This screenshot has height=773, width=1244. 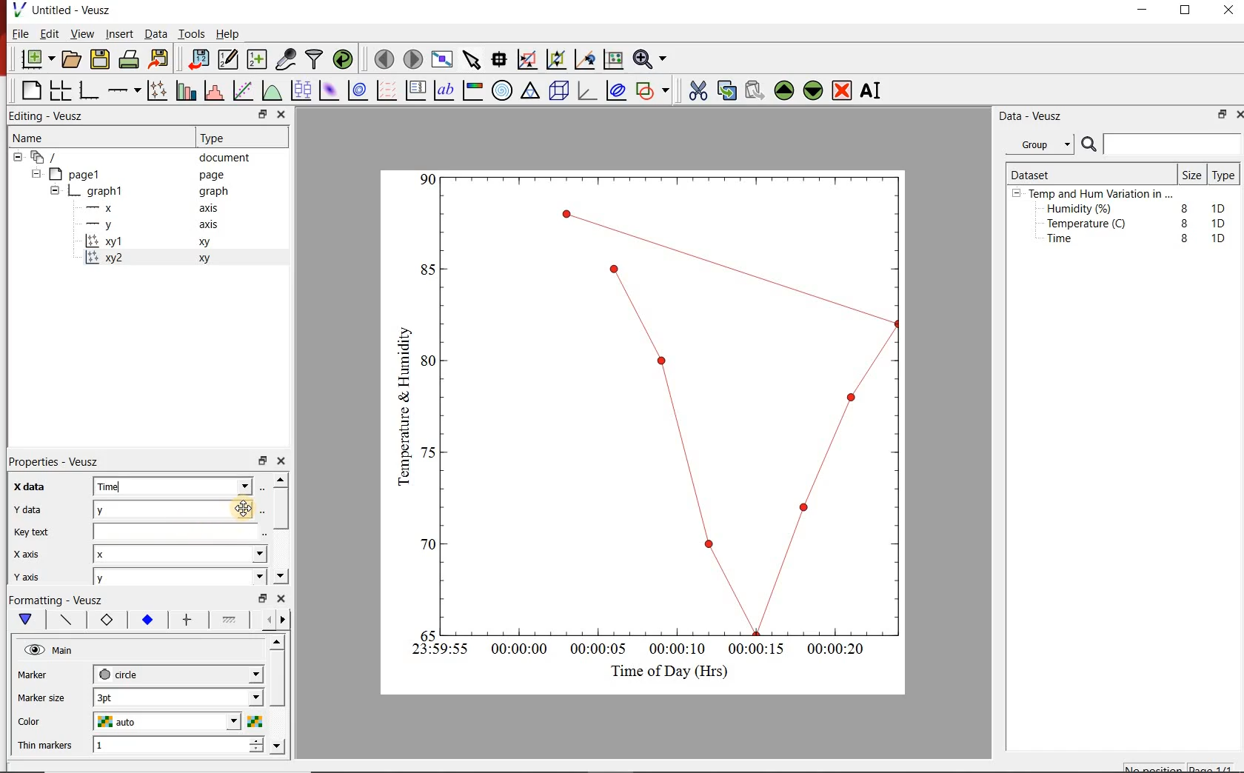 I want to click on 23:59:55, so click(x=434, y=650).